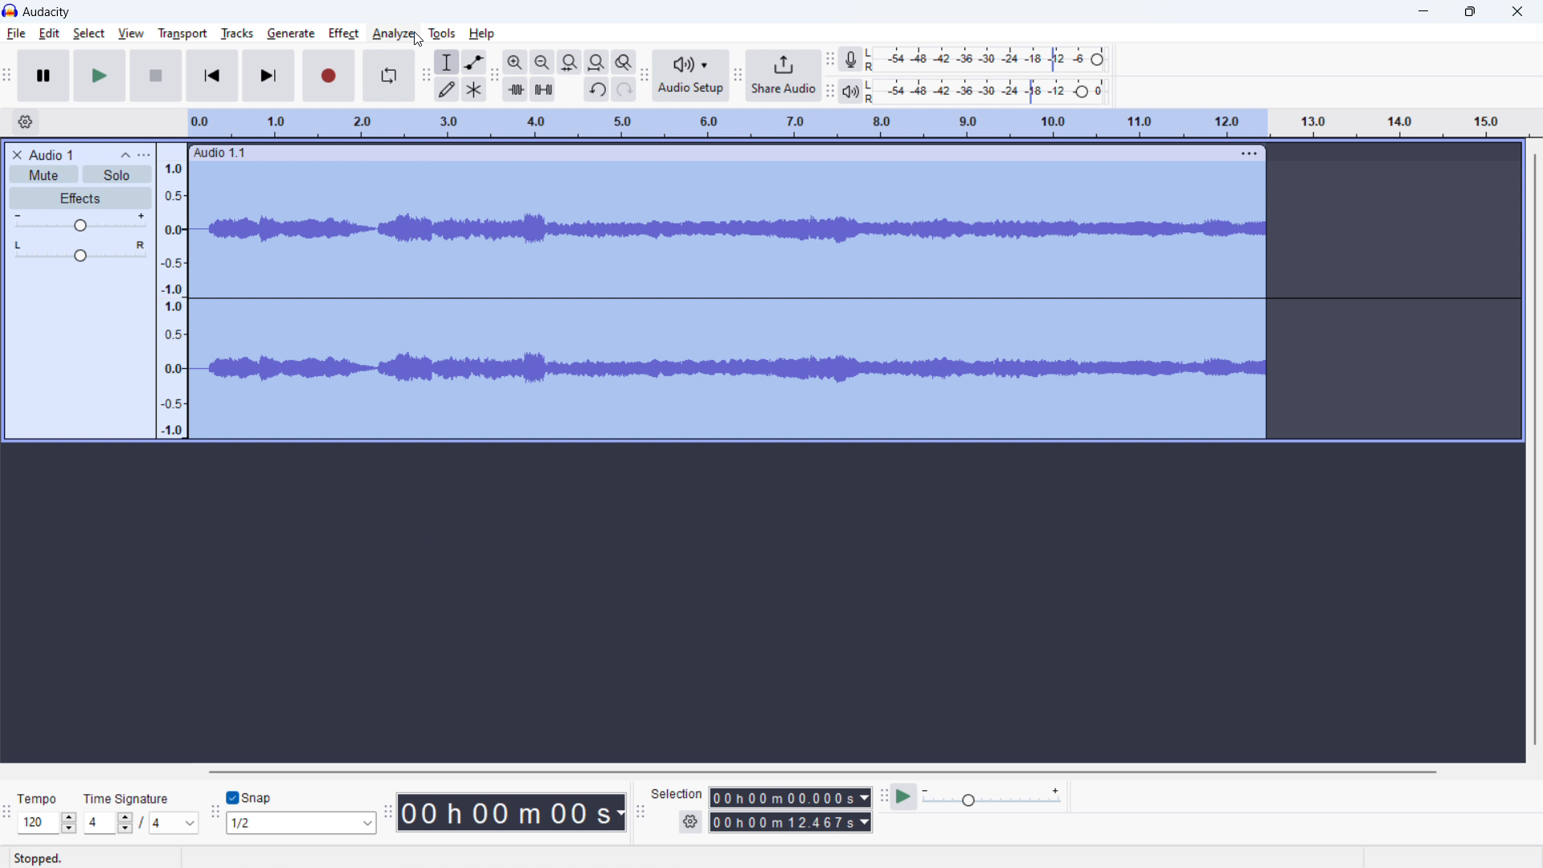 The width and height of the screenshot is (1543, 868). Describe the element at coordinates (829, 92) in the screenshot. I see `playback meter toolbar` at that location.